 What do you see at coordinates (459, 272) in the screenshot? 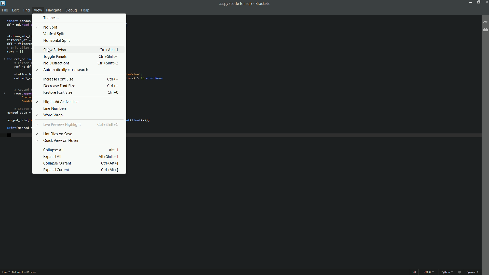
I see `circle ` at bounding box center [459, 272].